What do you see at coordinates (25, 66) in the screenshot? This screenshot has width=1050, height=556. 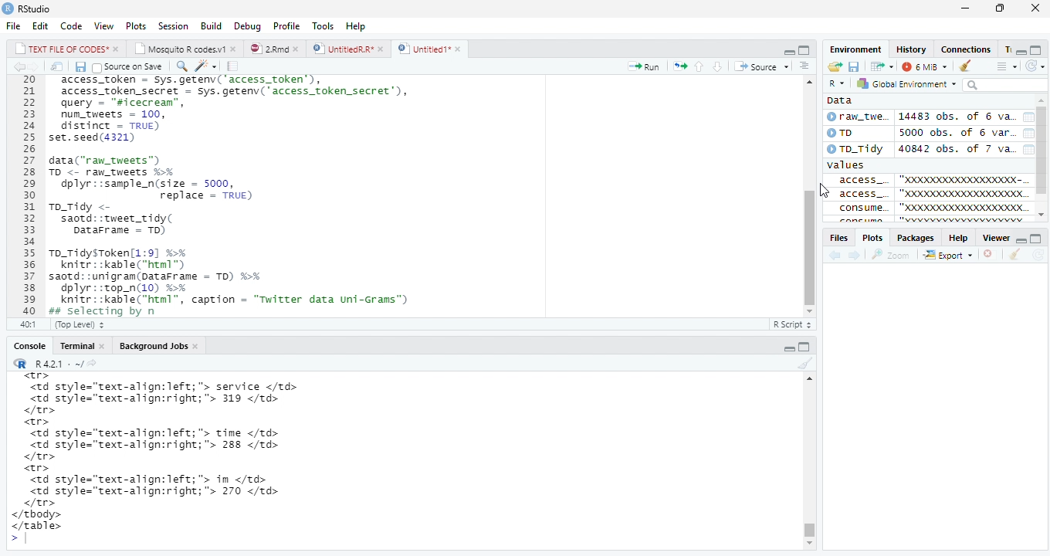 I see `go bckward` at bounding box center [25, 66].